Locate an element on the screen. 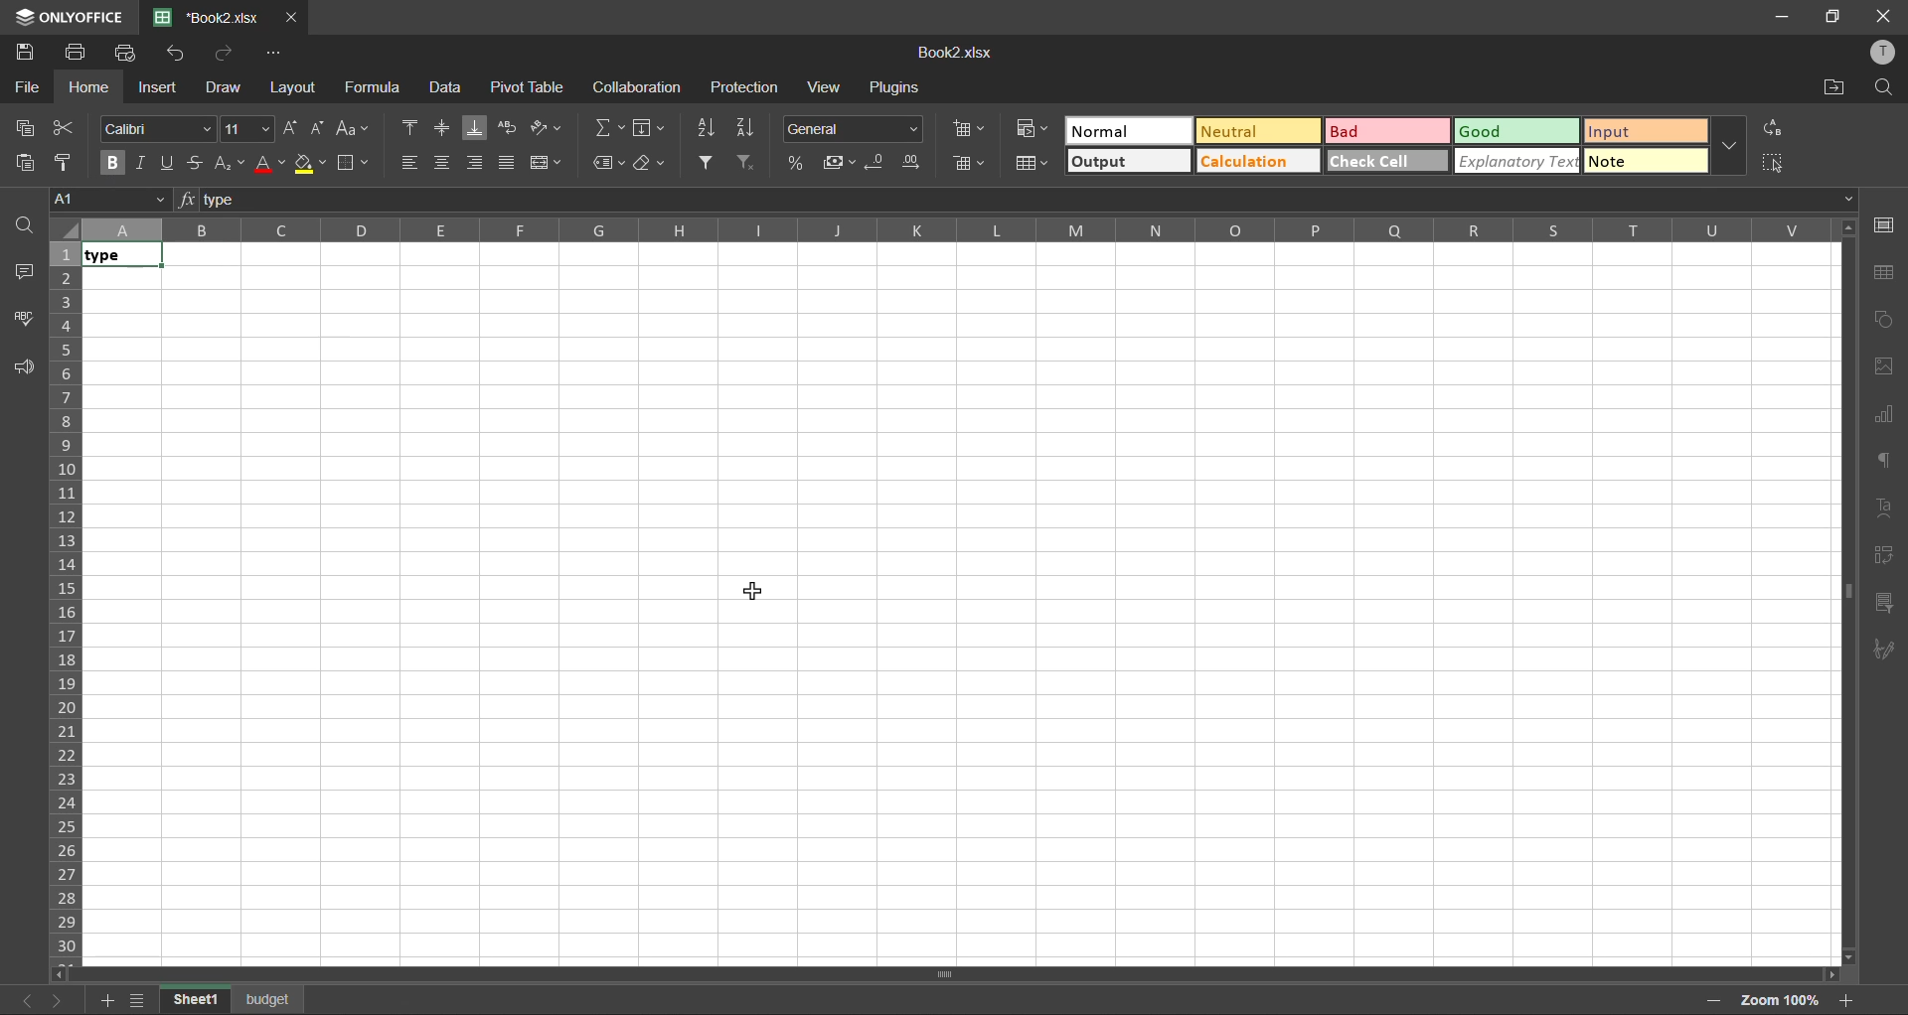 The width and height of the screenshot is (1908, 1015). accounting is located at coordinates (840, 164).